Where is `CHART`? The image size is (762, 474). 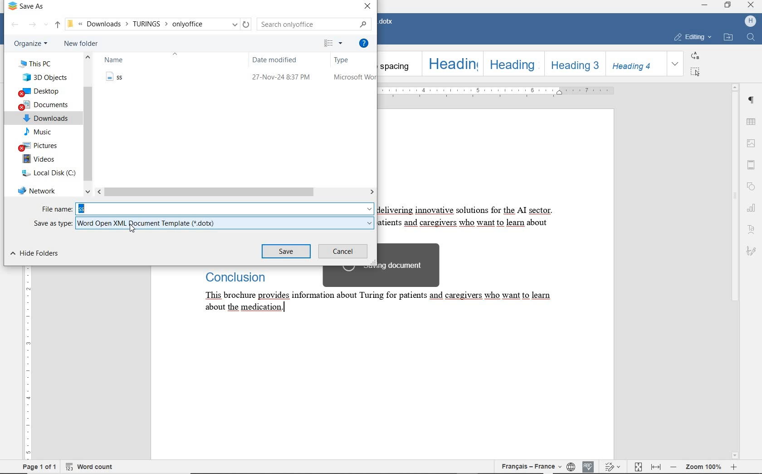
CHART is located at coordinates (753, 209).